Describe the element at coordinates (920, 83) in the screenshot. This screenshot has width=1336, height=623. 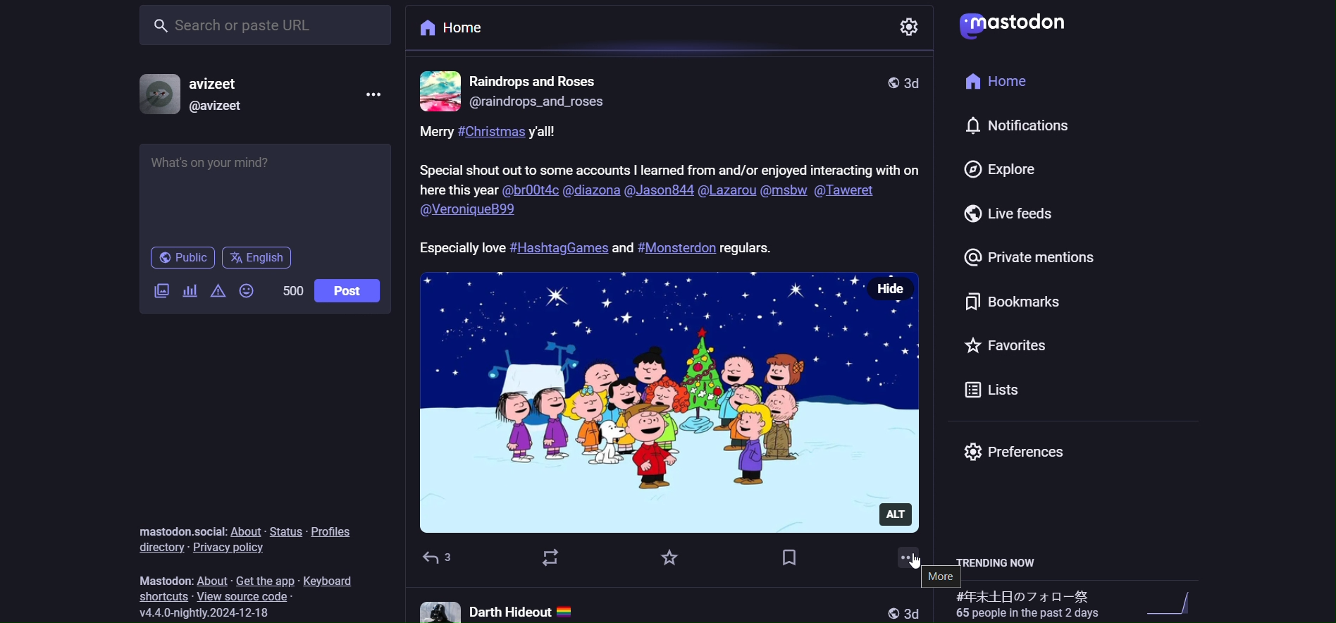
I see `last modified` at that location.